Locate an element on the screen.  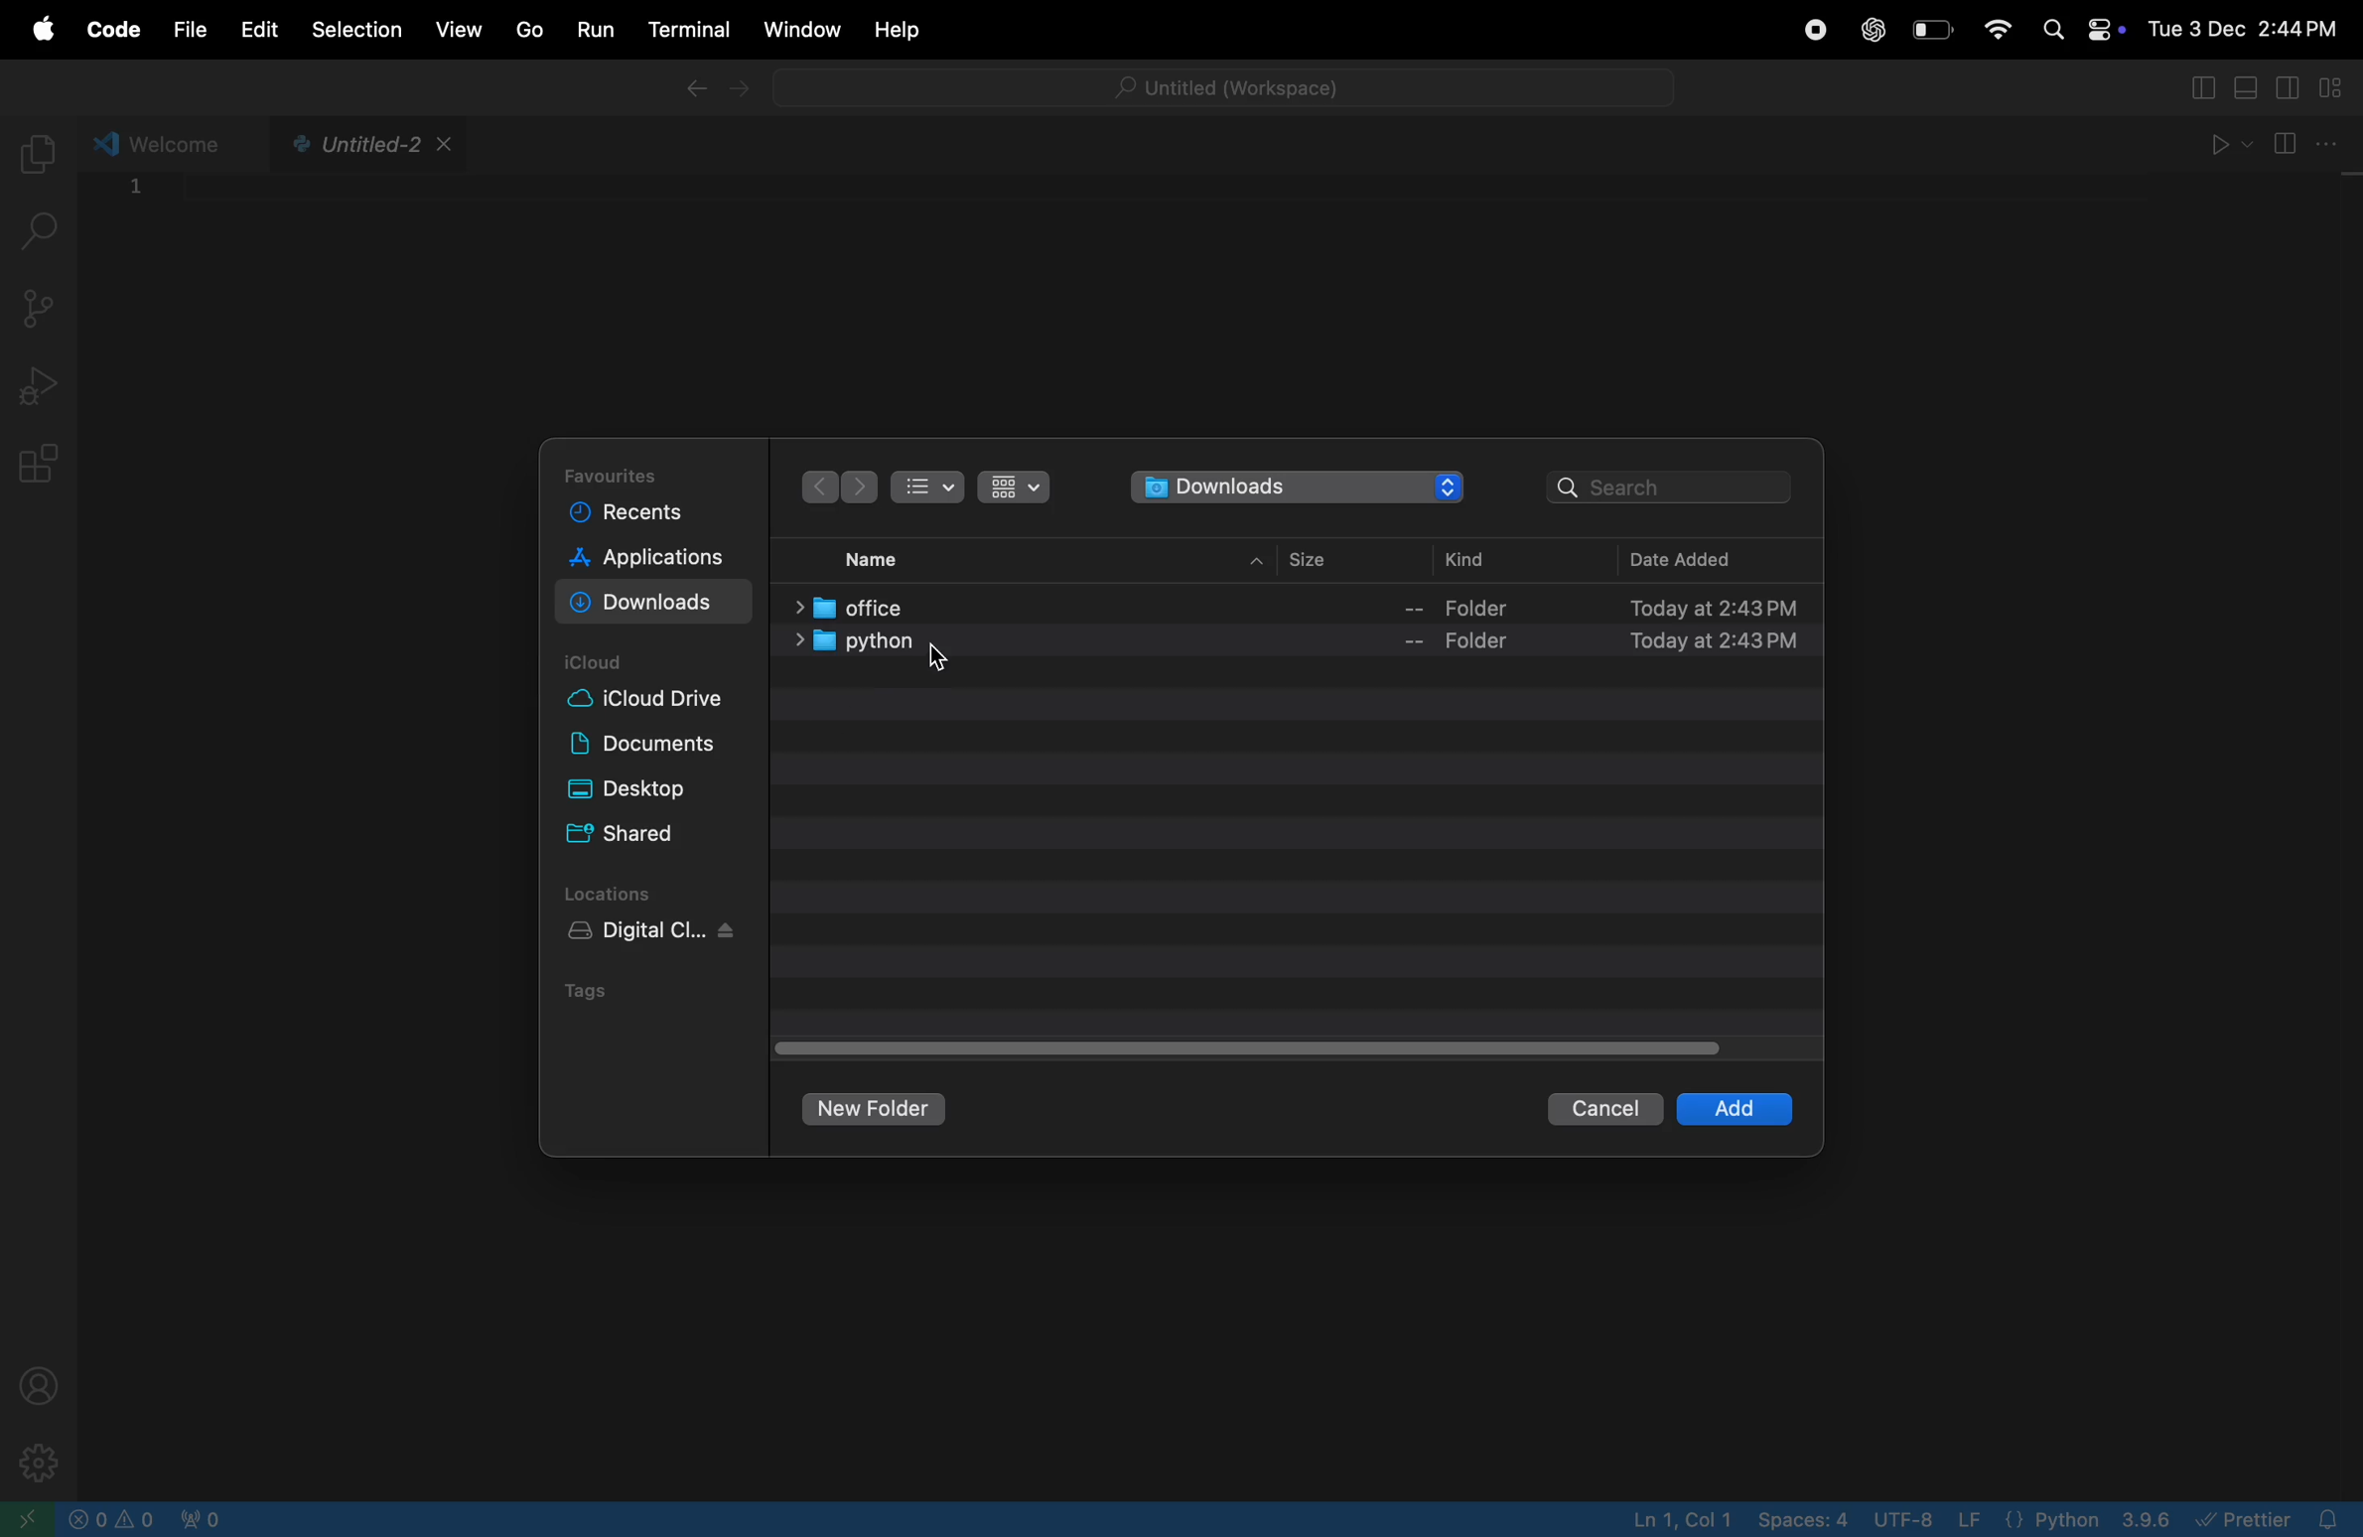
forward is located at coordinates (756, 91).